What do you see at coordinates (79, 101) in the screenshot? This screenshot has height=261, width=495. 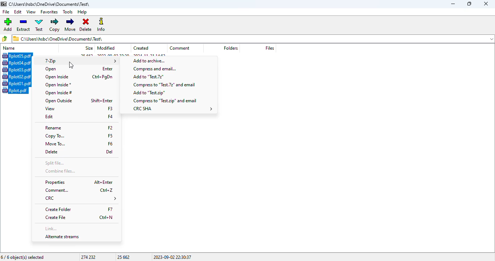 I see `open outside` at bounding box center [79, 101].